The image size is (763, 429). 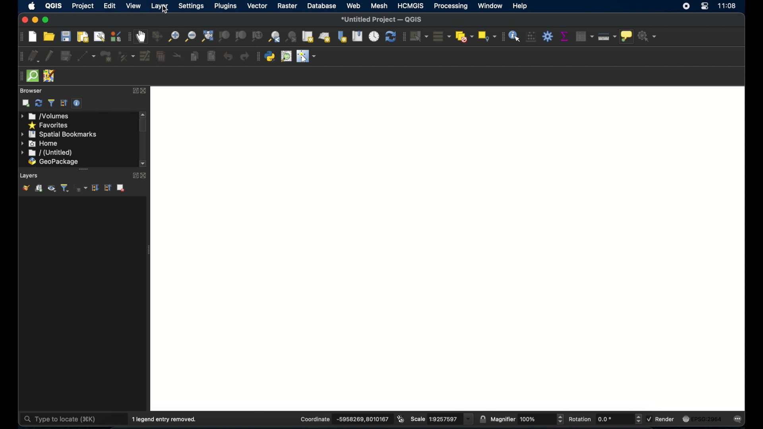 What do you see at coordinates (580, 418) in the screenshot?
I see `rotations` at bounding box center [580, 418].